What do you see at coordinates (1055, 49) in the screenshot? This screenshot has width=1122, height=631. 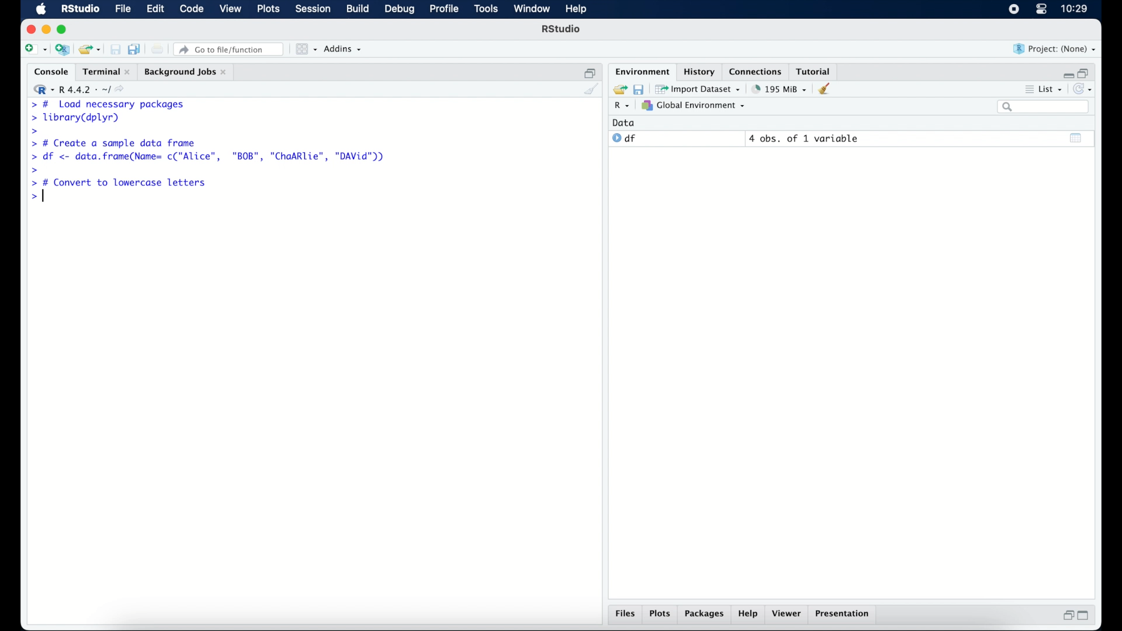 I see `project (none)` at bounding box center [1055, 49].